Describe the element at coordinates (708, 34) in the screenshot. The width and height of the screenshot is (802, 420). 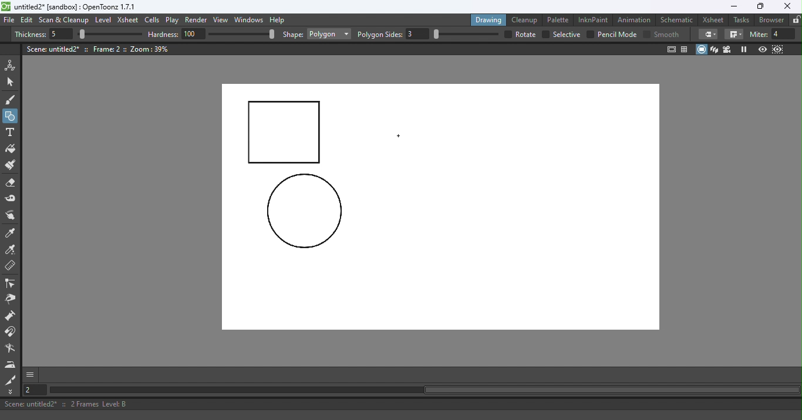
I see `Border corners` at that location.